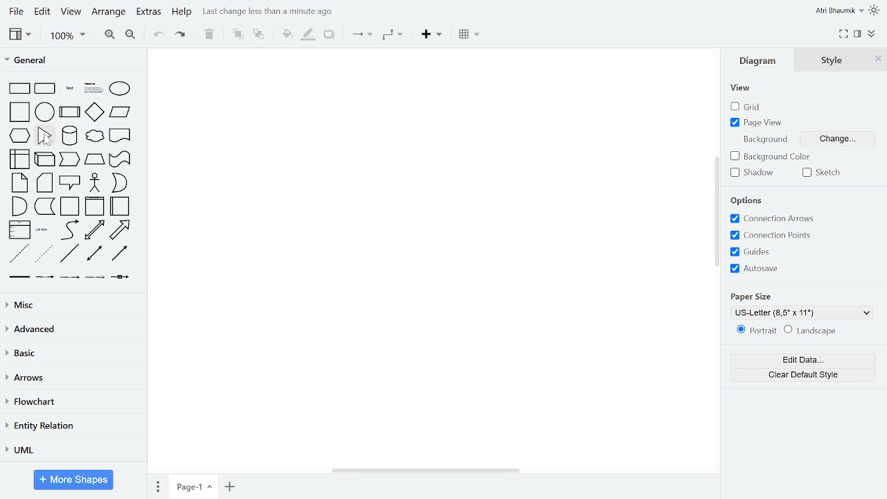 The image size is (887, 499). I want to click on add page, so click(229, 485).